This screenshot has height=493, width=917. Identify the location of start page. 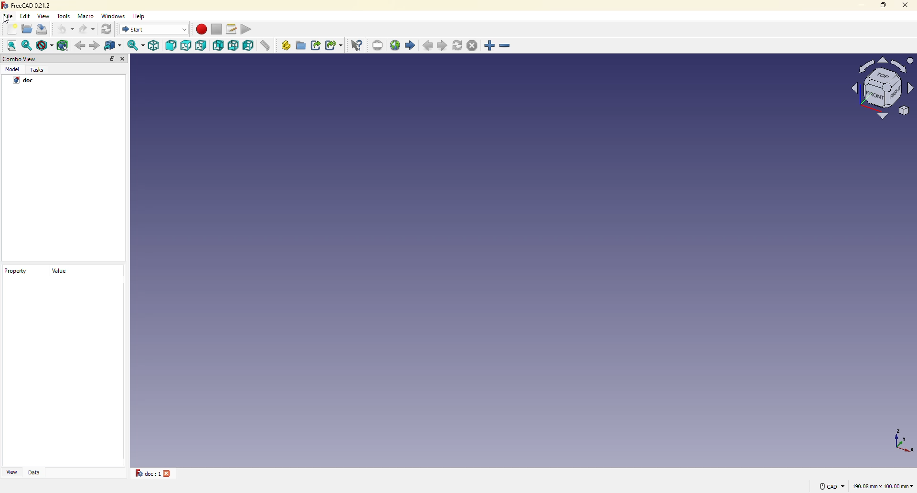
(410, 45).